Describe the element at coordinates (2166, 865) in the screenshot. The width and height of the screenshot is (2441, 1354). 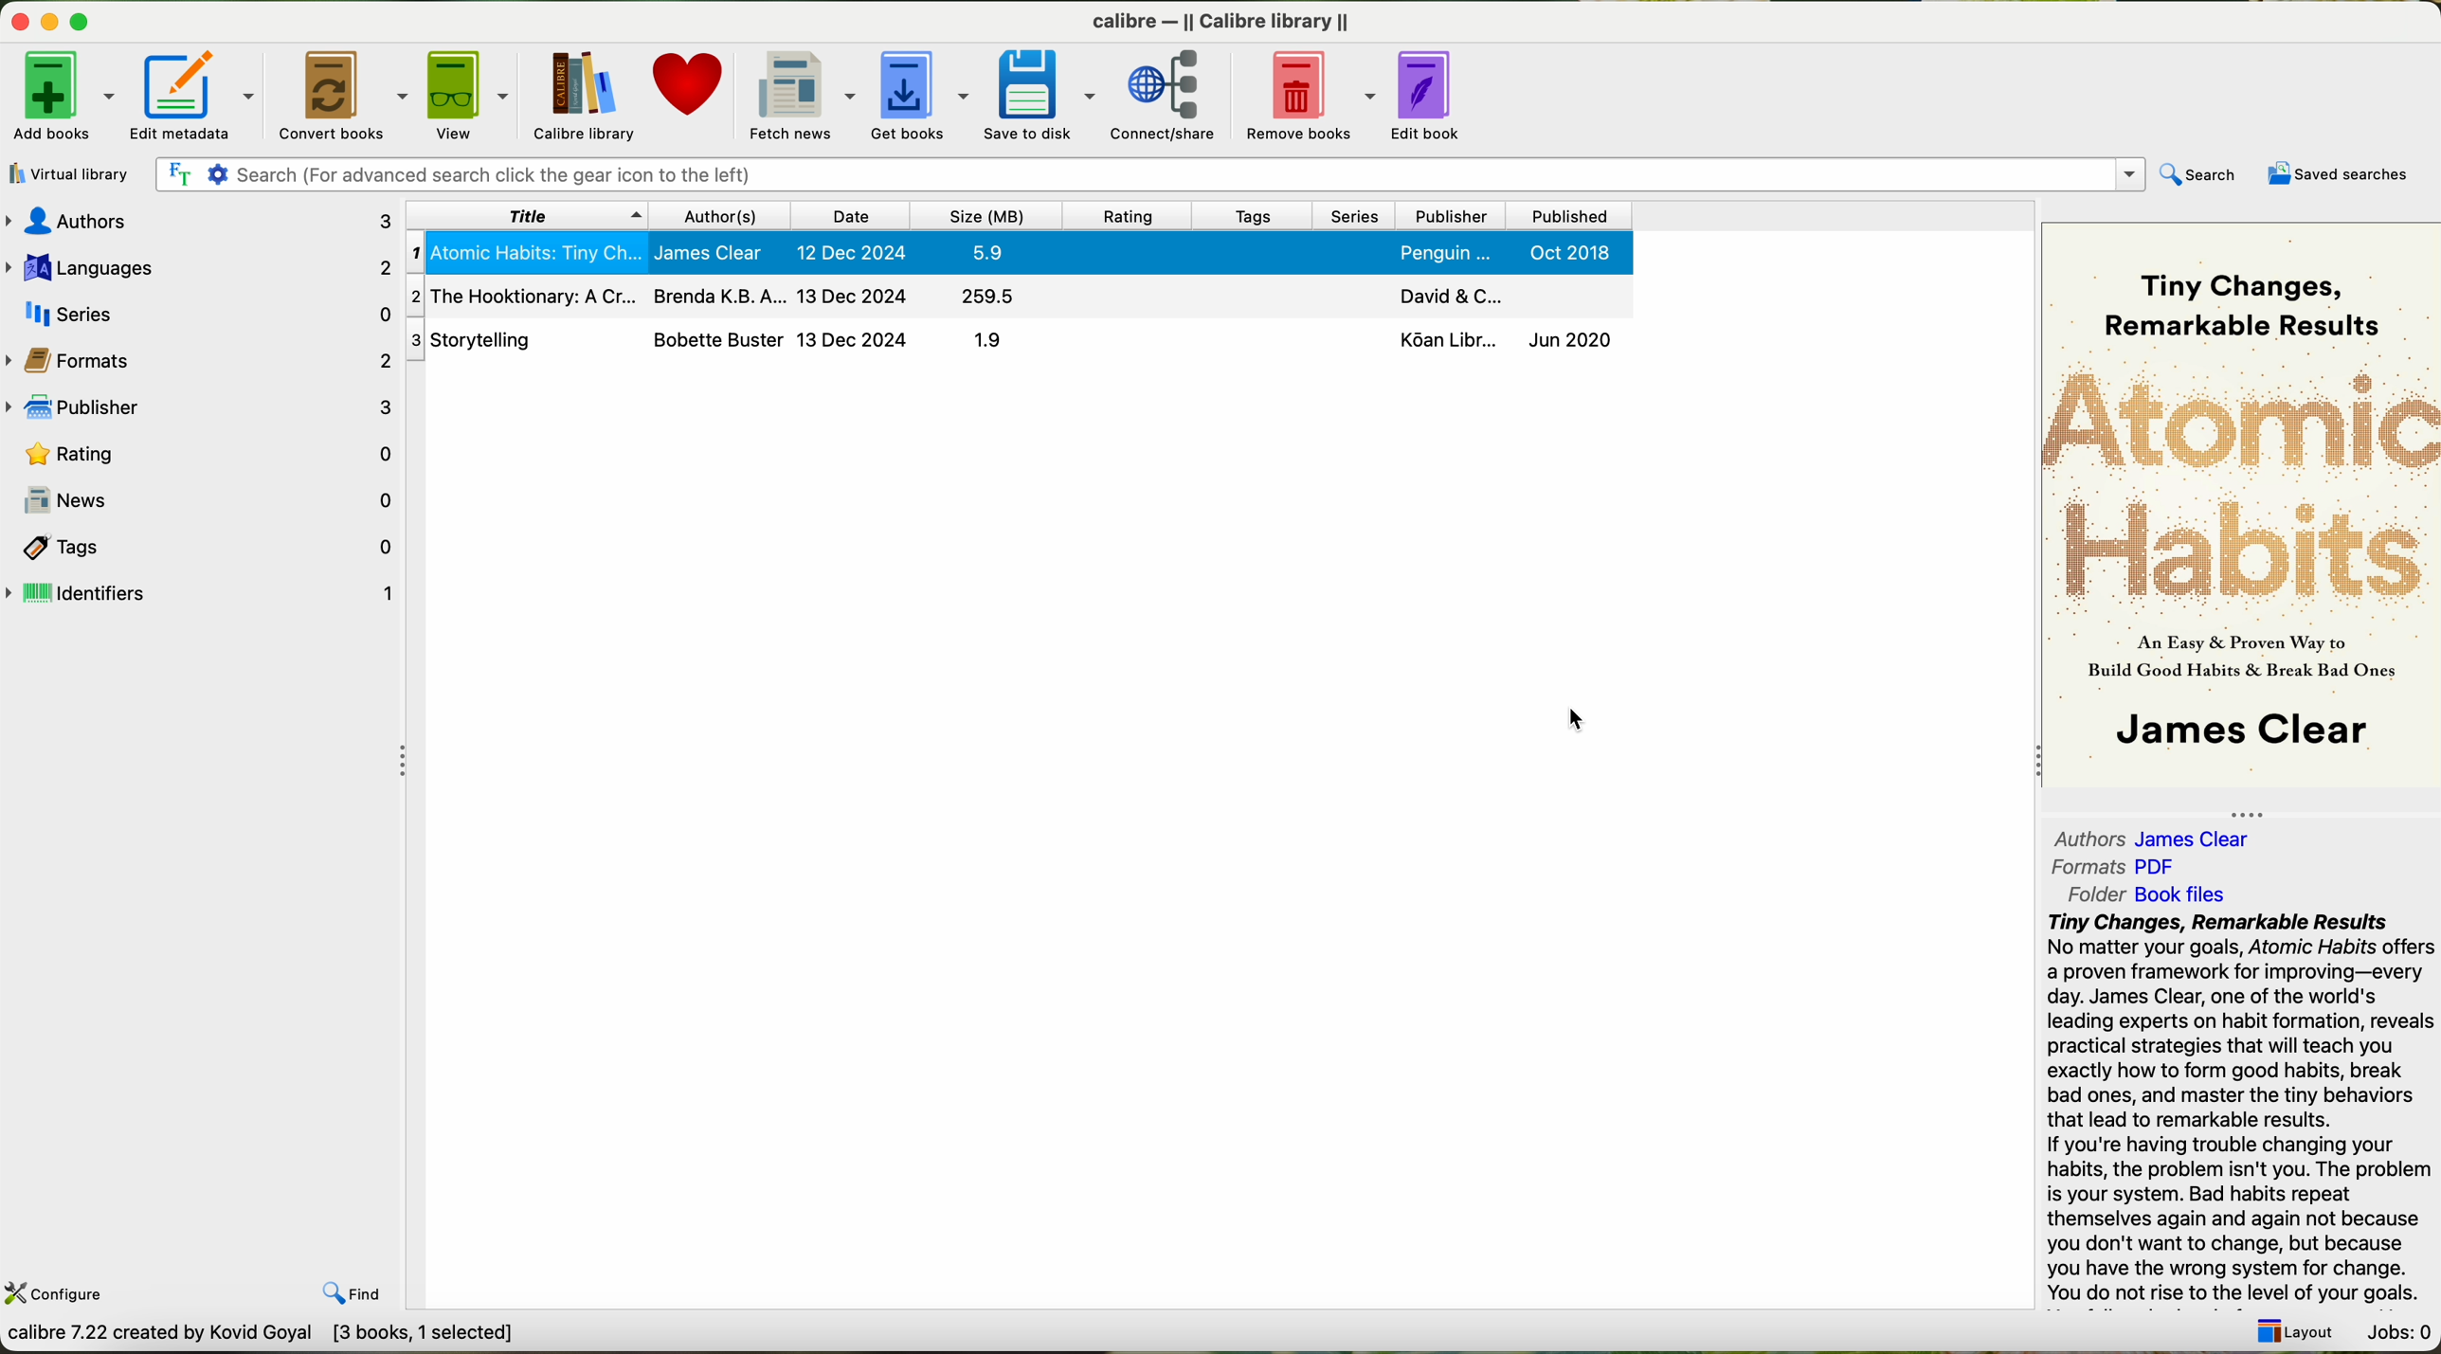
I see `PDF` at that location.